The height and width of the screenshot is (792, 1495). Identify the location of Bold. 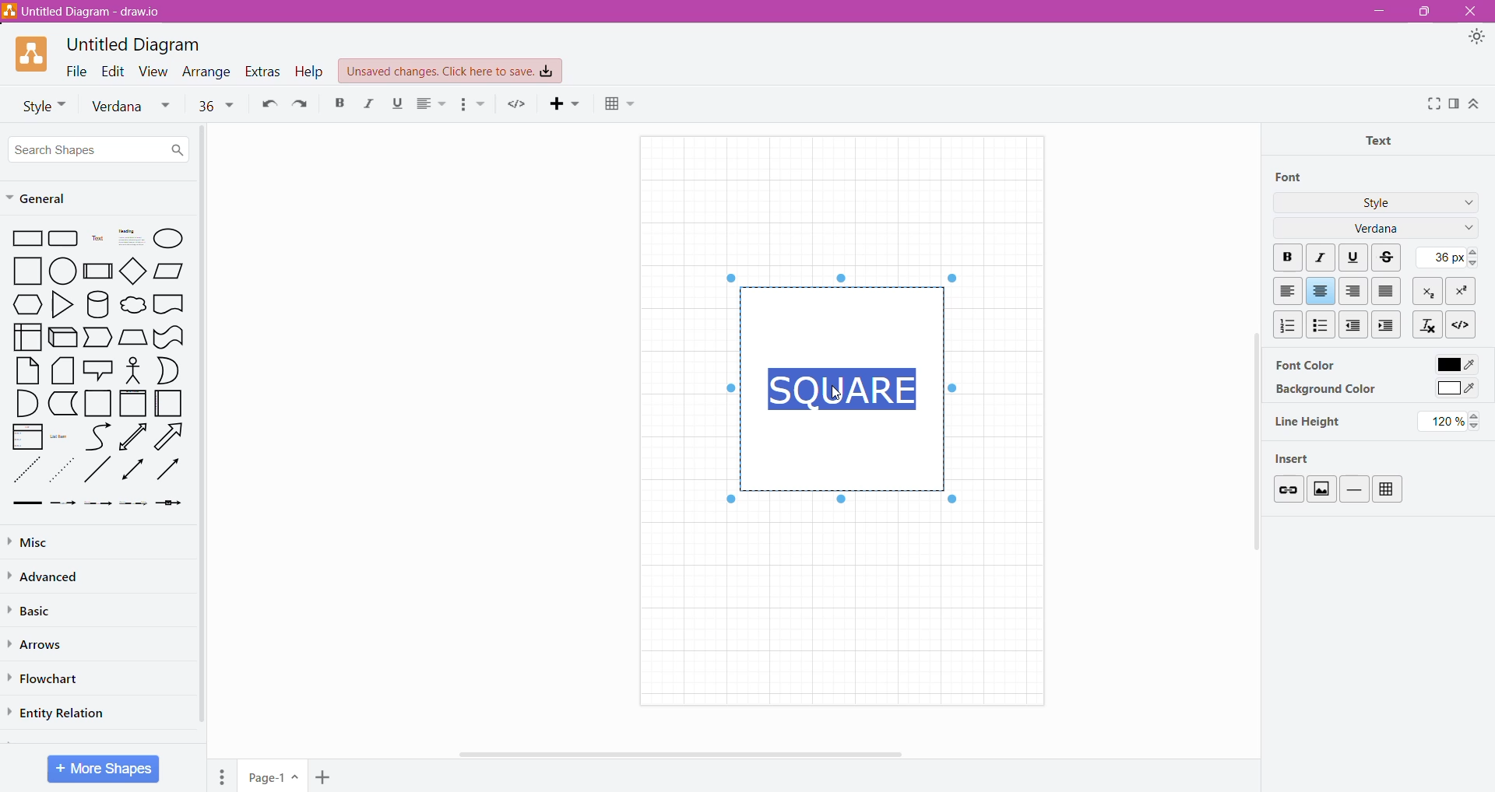
(1287, 258).